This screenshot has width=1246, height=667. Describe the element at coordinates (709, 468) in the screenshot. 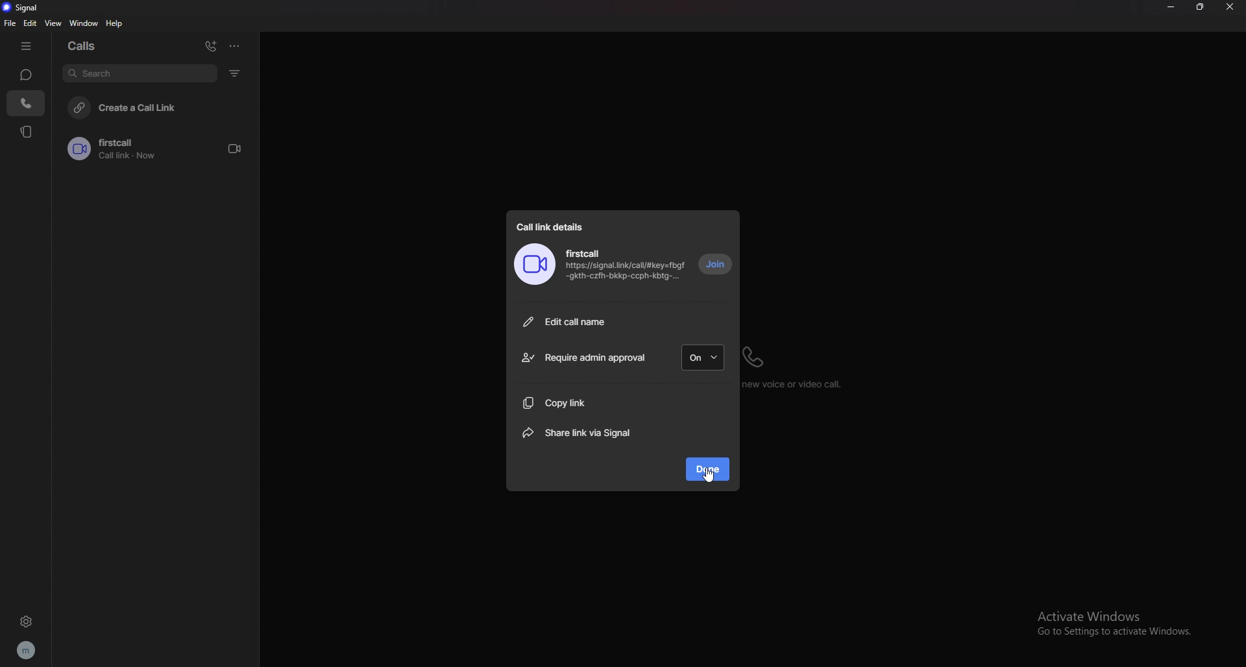

I see `done` at that location.